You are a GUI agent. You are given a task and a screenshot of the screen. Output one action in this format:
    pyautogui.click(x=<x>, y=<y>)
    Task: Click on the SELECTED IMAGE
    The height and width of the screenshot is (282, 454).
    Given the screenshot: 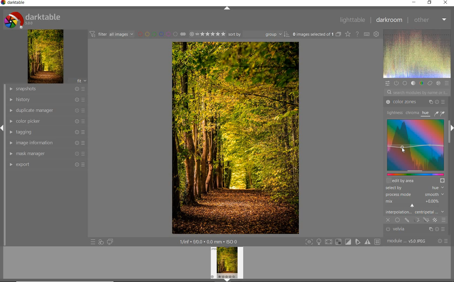 What is the action you would take?
    pyautogui.click(x=313, y=35)
    